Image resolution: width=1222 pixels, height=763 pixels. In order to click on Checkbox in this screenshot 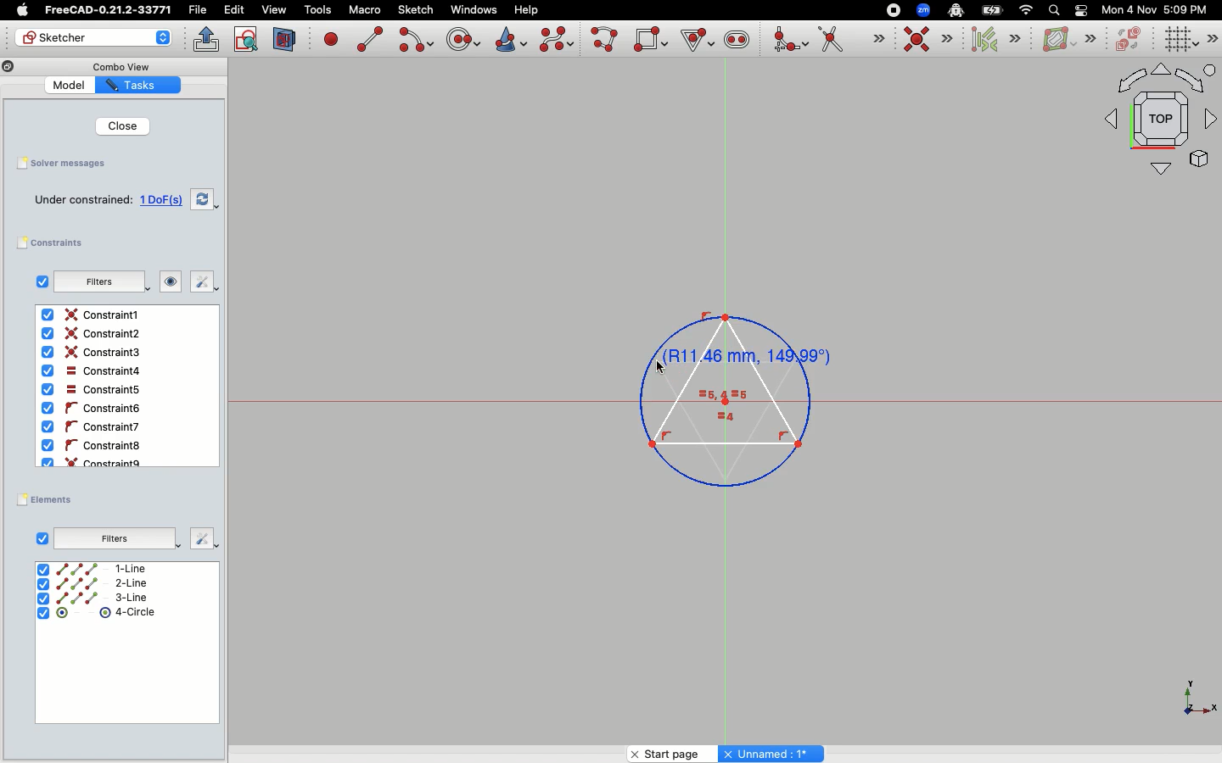, I will do `click(42, 537)`.